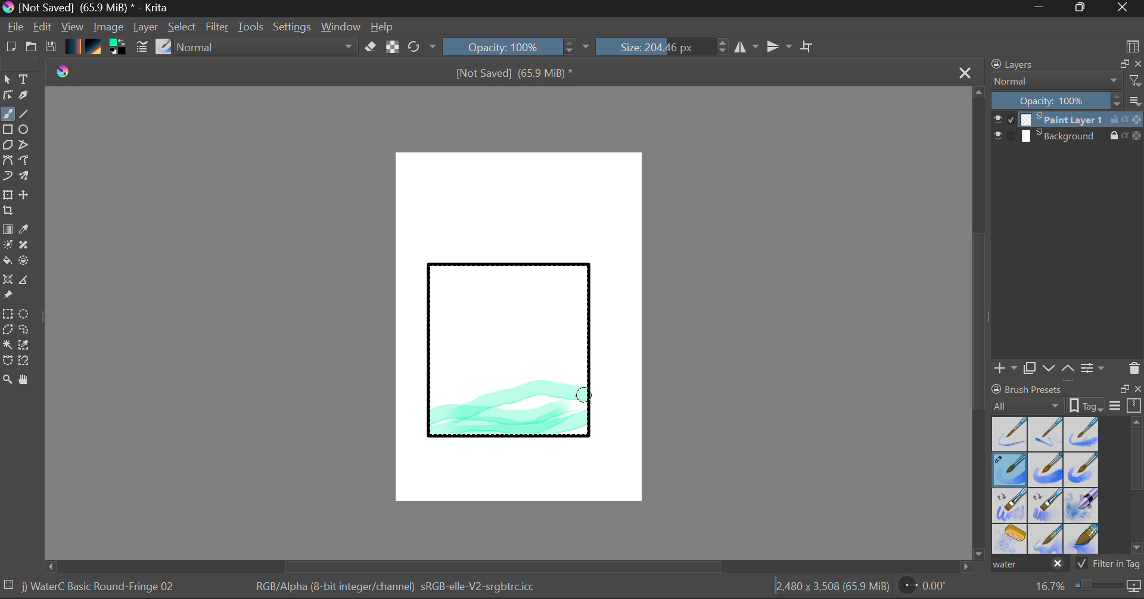  What do you see at coordinates (24, 361) in the screenshot?
I see `Magnetic Selection Tool` at bounding box center [24, 361].